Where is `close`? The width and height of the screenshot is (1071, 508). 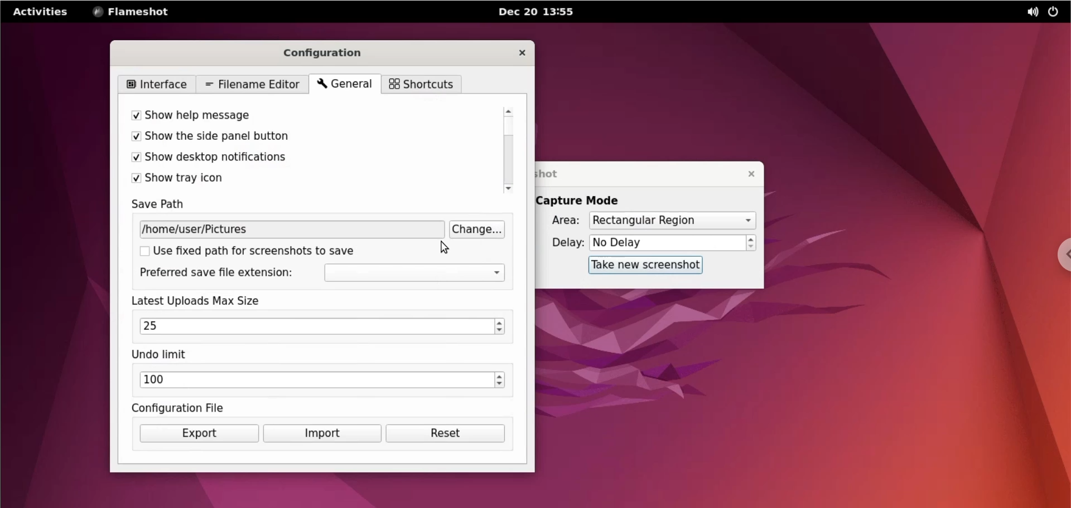
close is located at coordinates (749, 174).